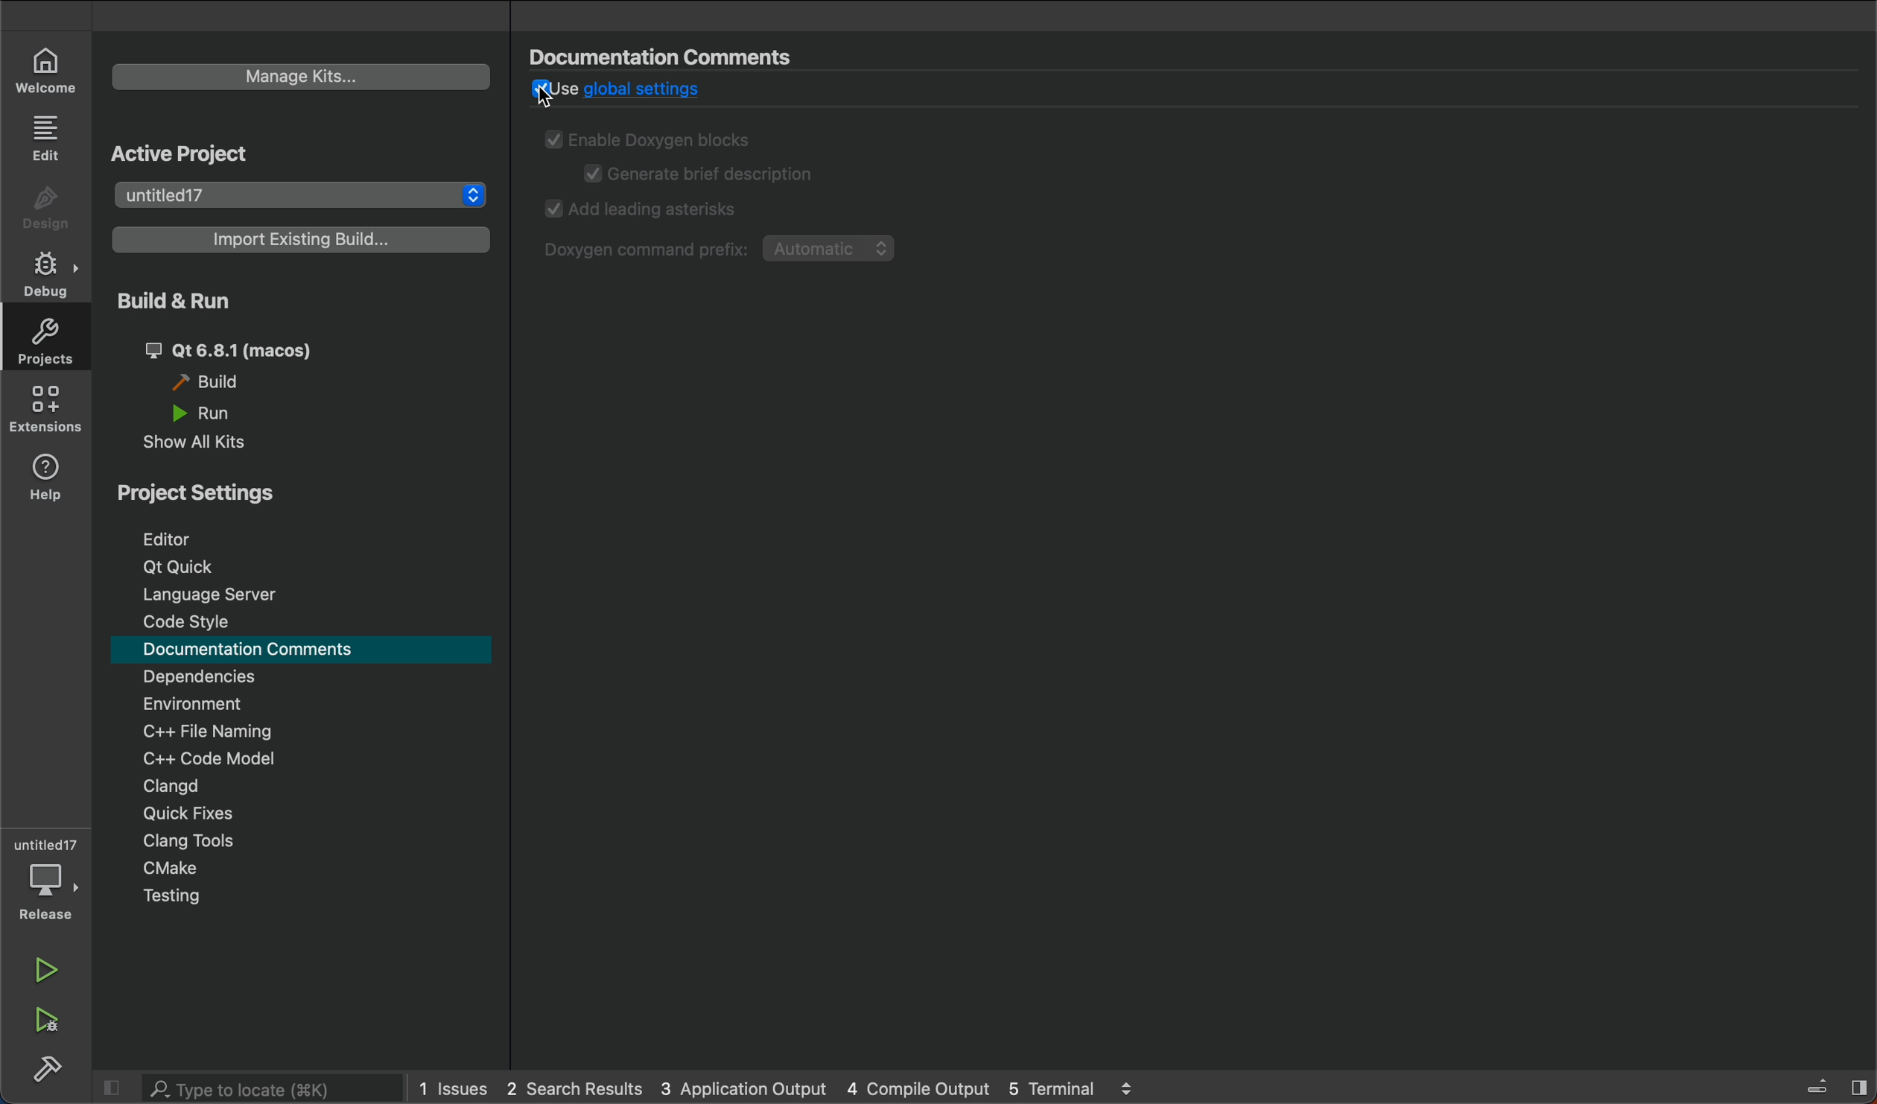 This screenshot has width=1877, height=1104. What do you see at coordinates (51, 1020) in the screenshot?
I see `run and build` at bounding box center [51, 1020].